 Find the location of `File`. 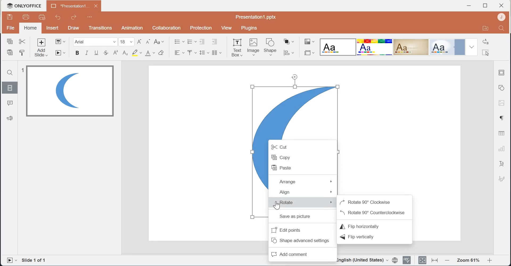

File is located at coordinates (11, 27).